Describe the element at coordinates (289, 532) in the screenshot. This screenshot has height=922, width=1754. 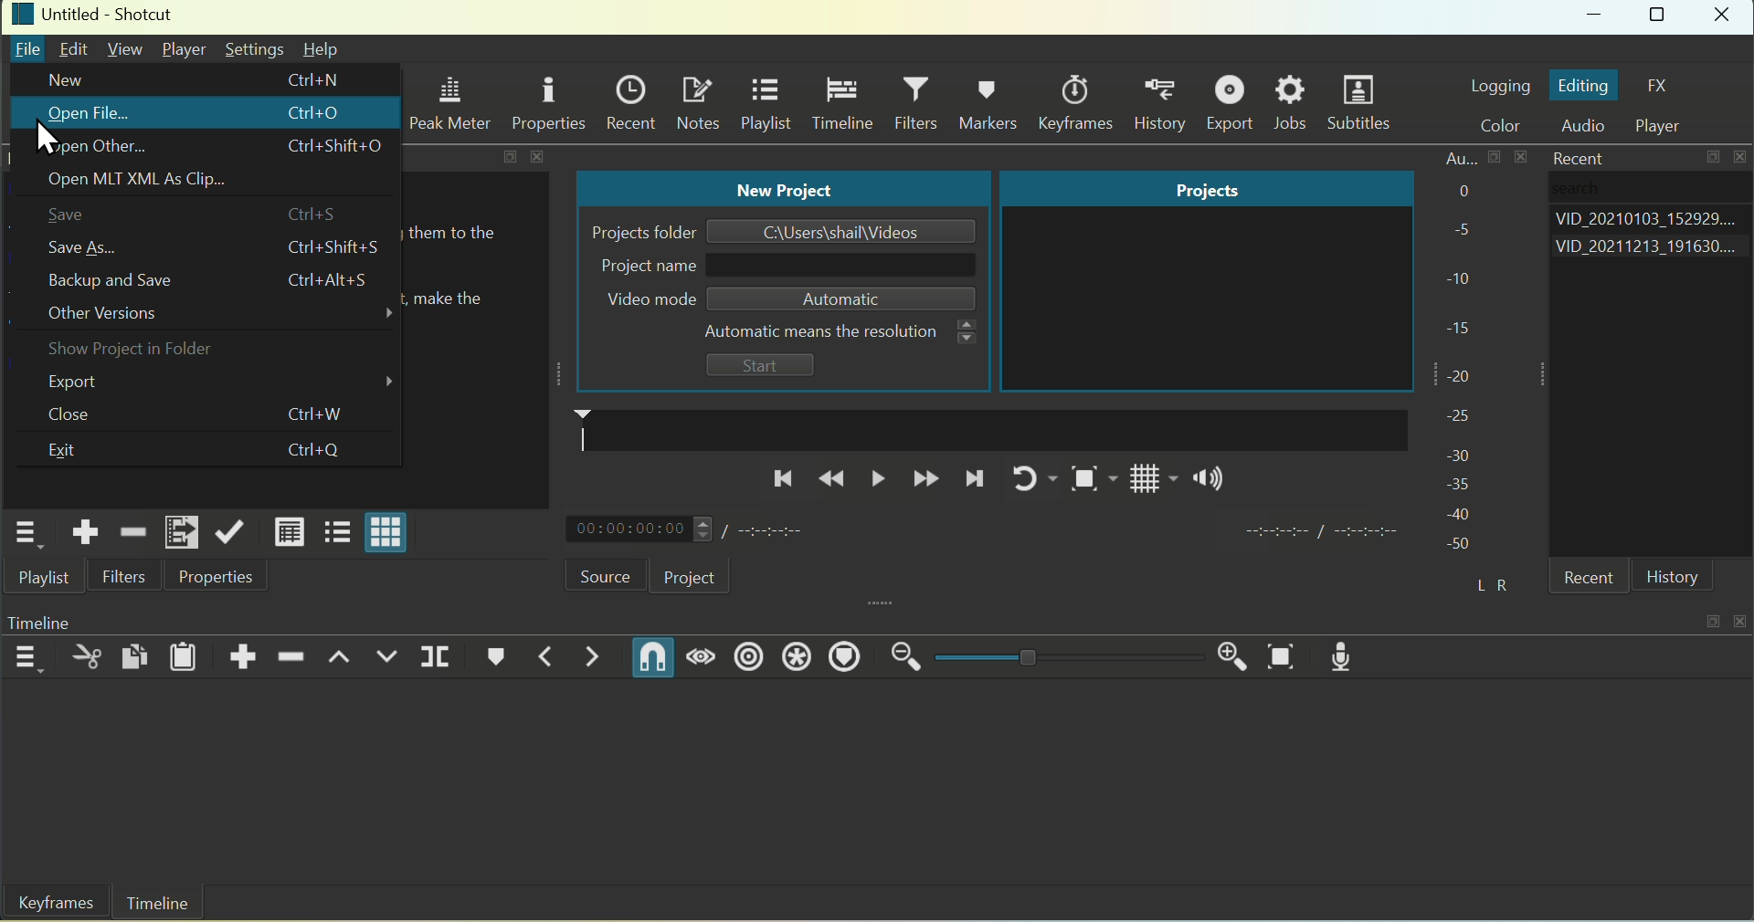
I see `View as details` at that location.